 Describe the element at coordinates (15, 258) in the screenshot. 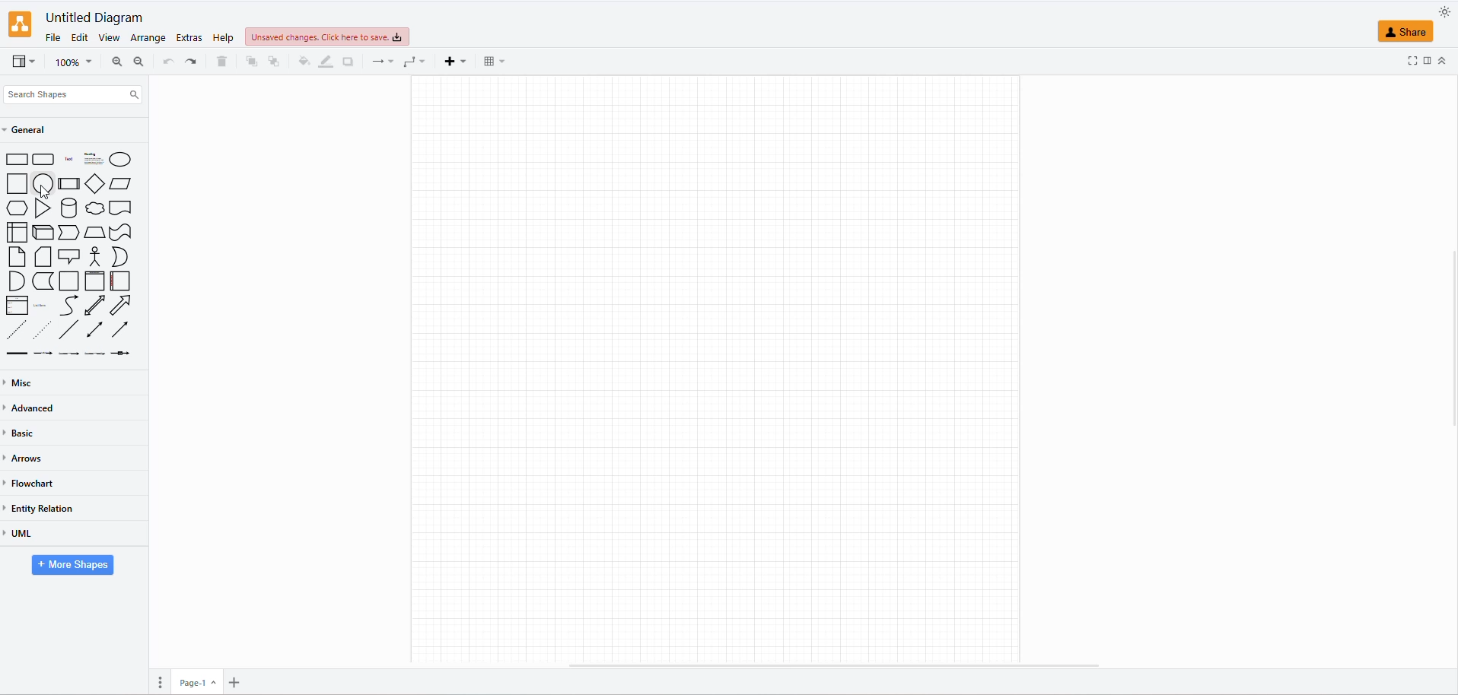

I see `NOTE` at that location.